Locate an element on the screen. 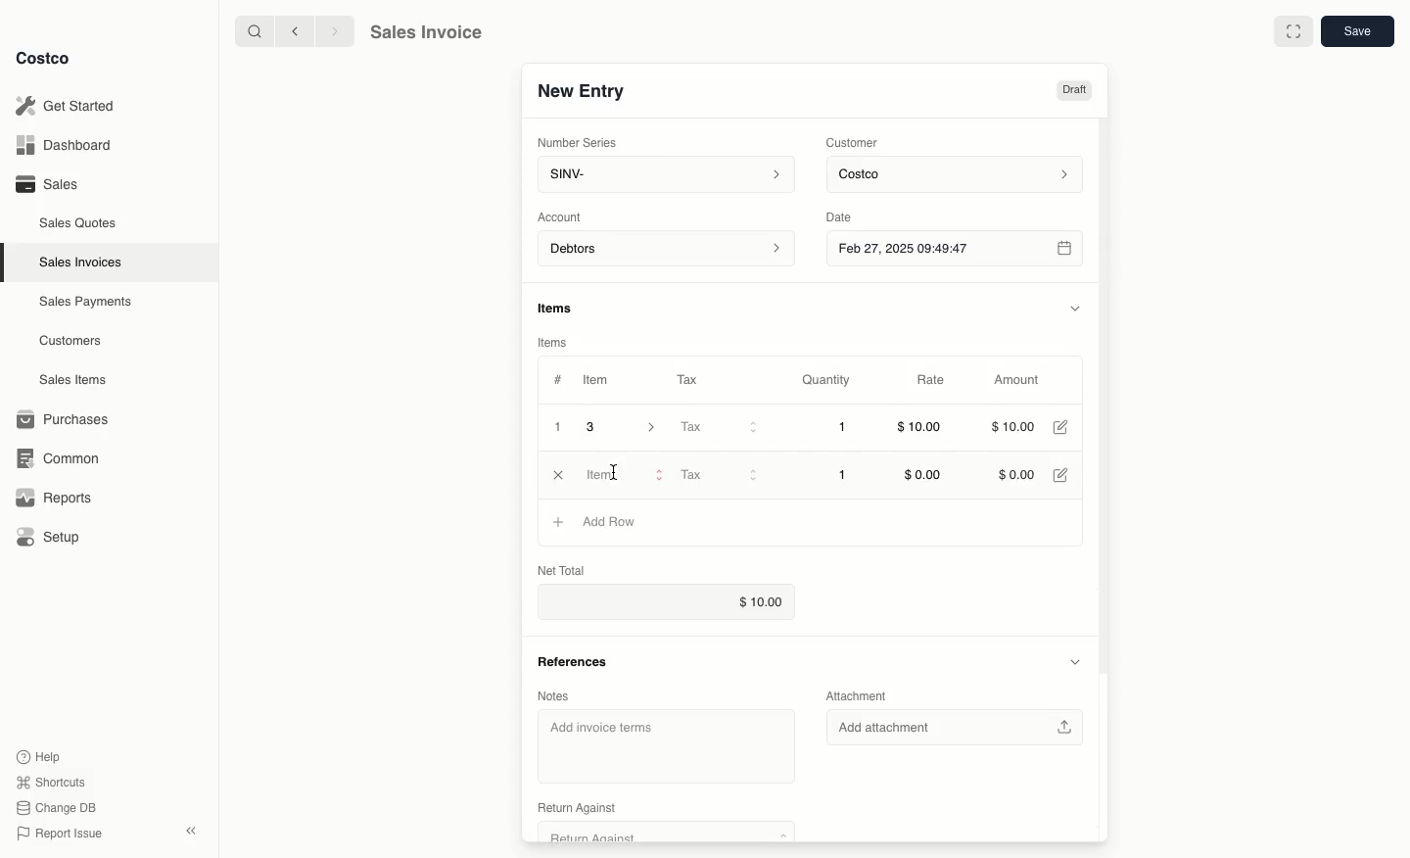  backward is located at coordinates (291, 30).